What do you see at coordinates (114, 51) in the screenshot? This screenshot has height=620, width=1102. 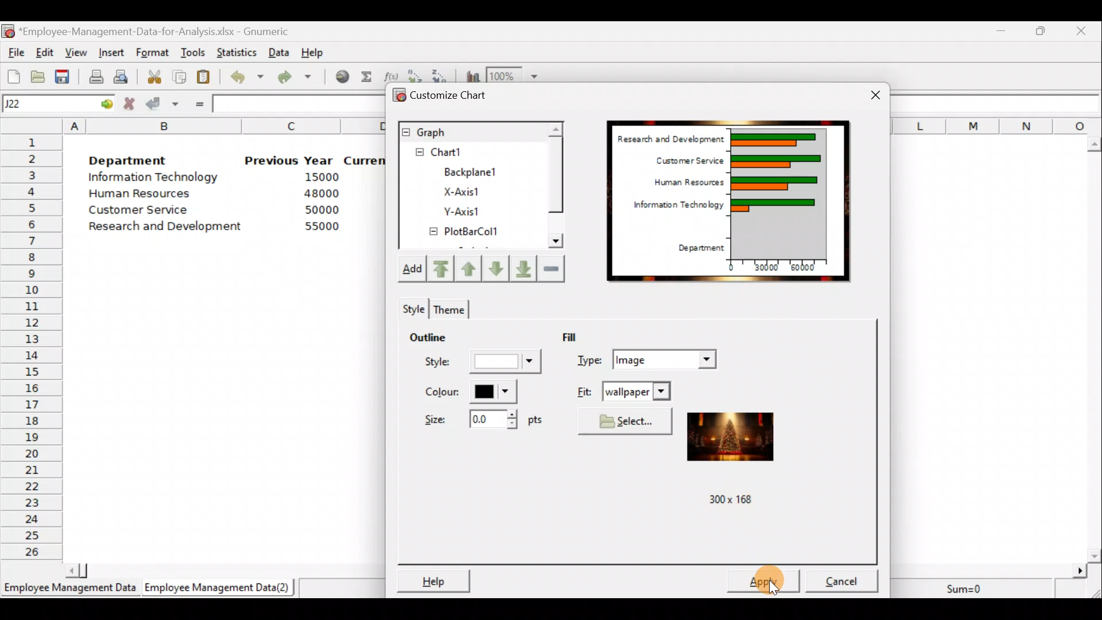 I see `Insert` at bounding box center [114, 51].